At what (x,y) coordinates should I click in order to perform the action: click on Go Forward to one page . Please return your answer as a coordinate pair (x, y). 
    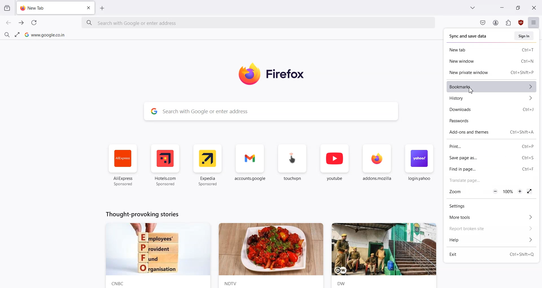
    Looking at the image, I should click on (21, 23).